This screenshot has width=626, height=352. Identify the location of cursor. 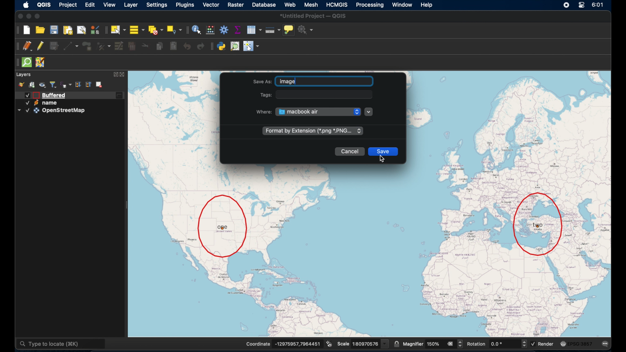
(383, 159).